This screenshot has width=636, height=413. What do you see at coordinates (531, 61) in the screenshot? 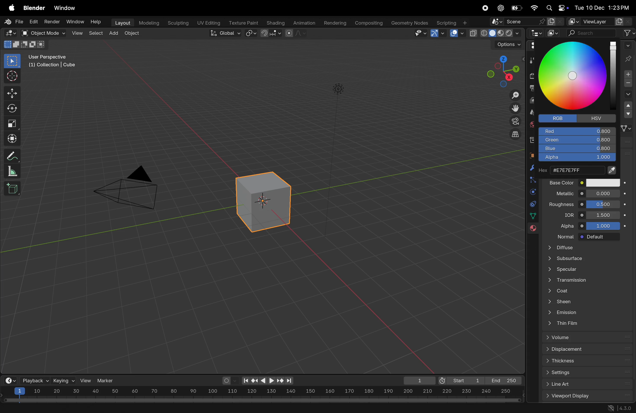
I see `tool` at bounding box center [531, 61].